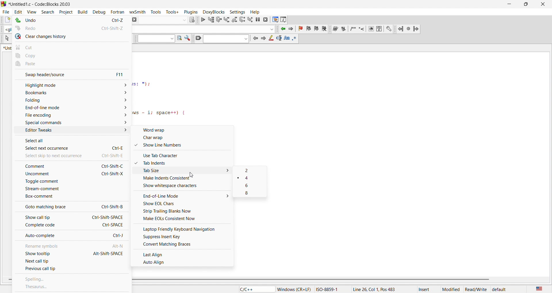 The height and width of the screenshot is (293, 552). Describe the element at coordinates (254, 38) in the screenshot. I see `icon` at that location.